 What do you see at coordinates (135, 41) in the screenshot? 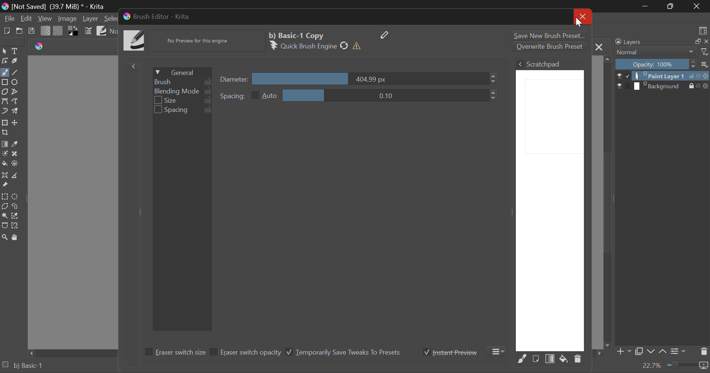
I see `Brush Icon` at bounding box center [135, 41].